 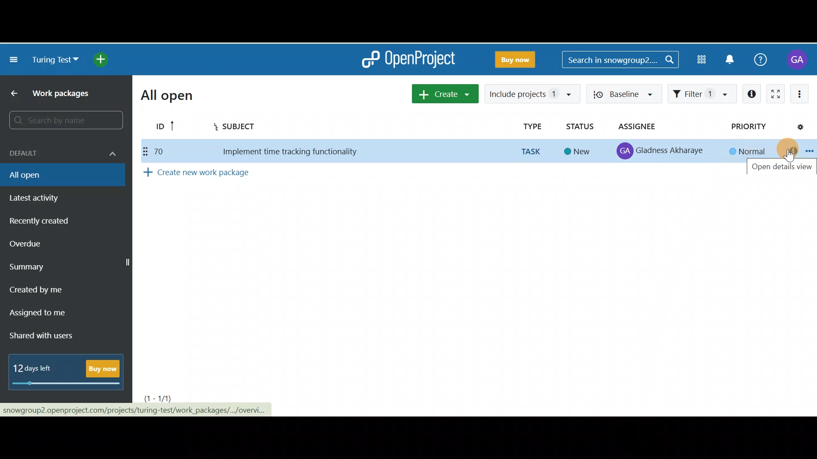 I want to click on Notification centre, so click(x=731, y=59).